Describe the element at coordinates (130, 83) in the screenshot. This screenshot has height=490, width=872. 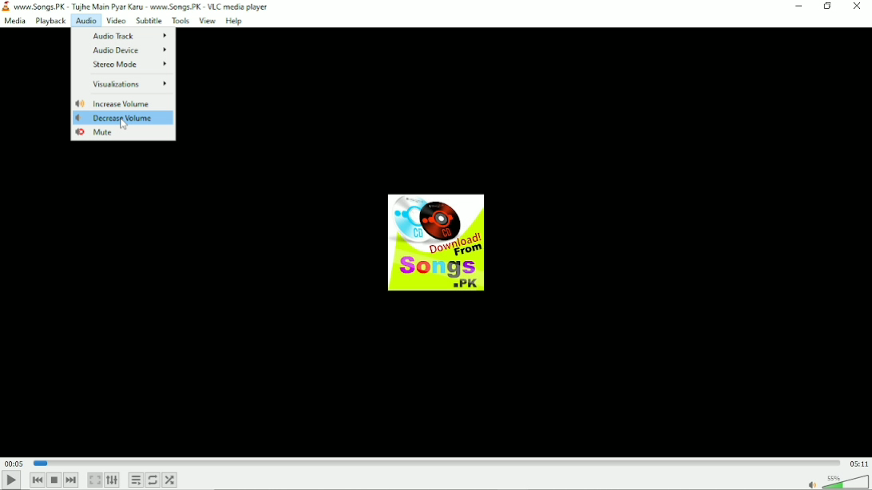
I see `Visualizations` at that location.